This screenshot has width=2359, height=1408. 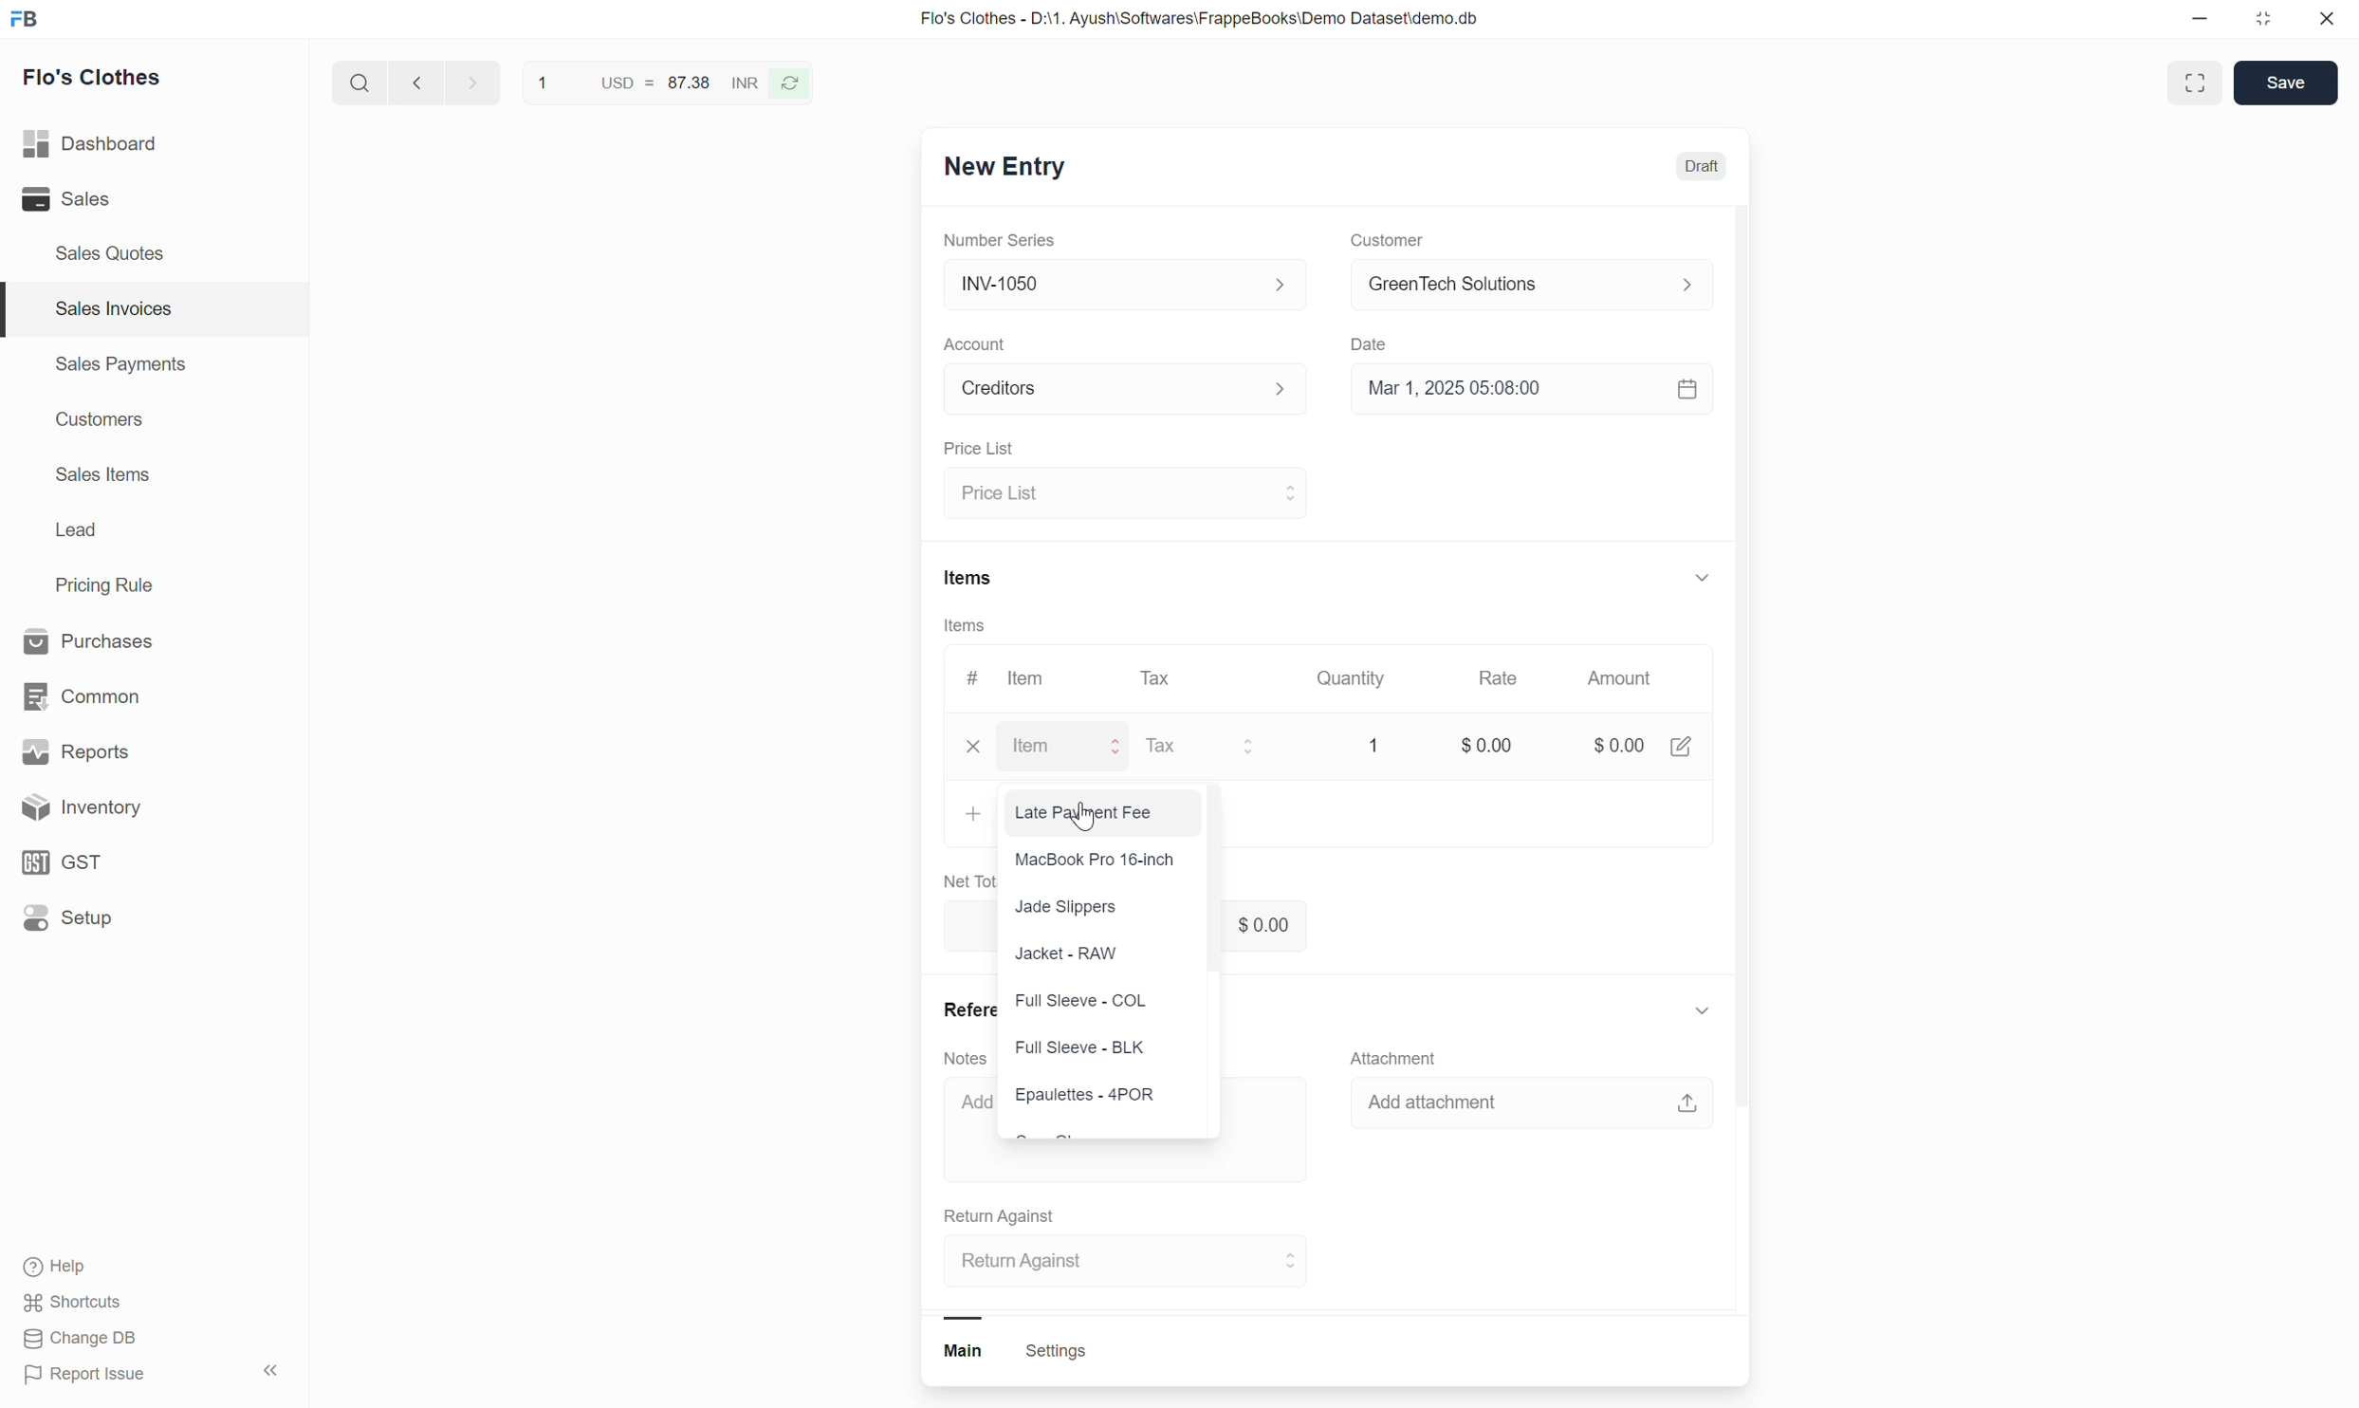 What do you see at coordinates (104, 476) in the screenshot?
I see `Sales Items` at bounding box center [104, 476].